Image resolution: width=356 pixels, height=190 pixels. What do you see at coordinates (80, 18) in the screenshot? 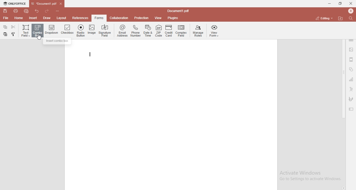
I see `References` at bounding box center [80, 18].